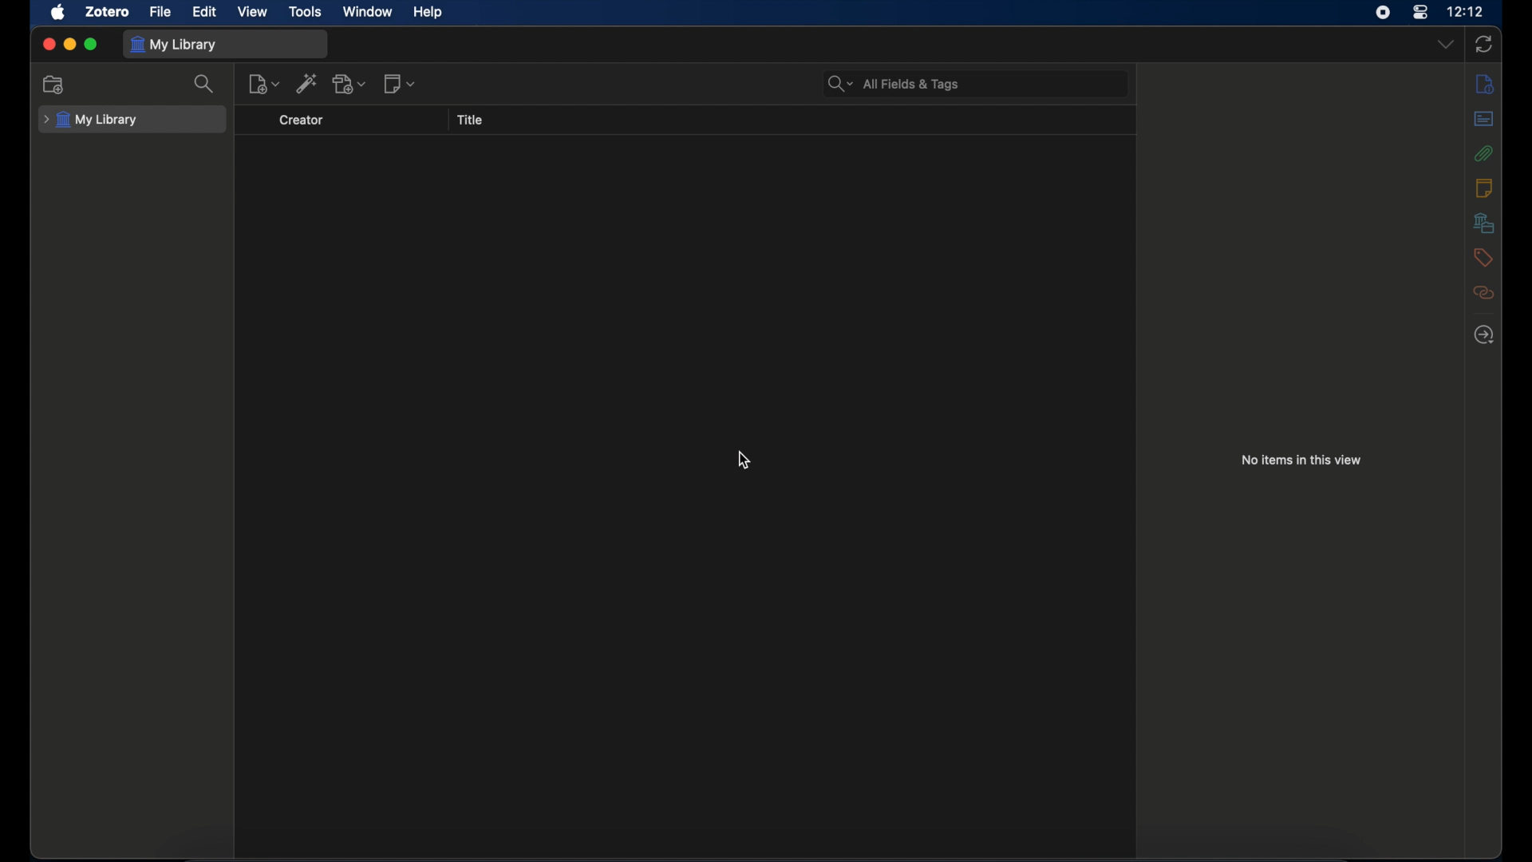 The height and width of the screenshot is (862, 1532). Describe the element at coordinates (90, 121) in the screenshot. I see `my library` at that location.